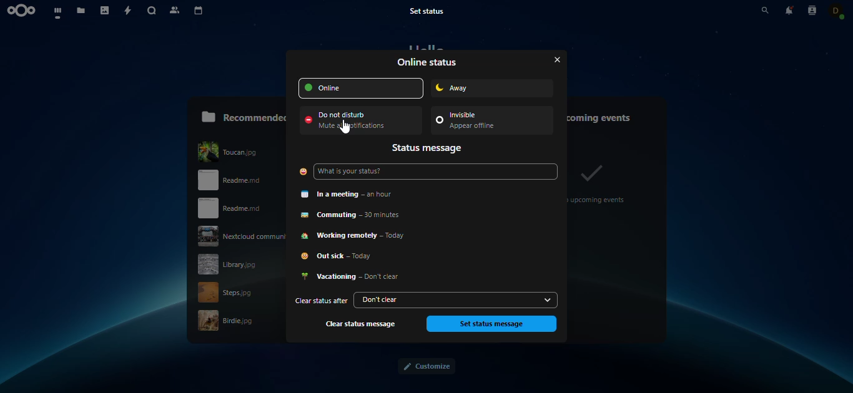 Image resolution: width=853 pixels, height=393 pixels. What do you see at coordinates (359, 236) in the screenshot?
I see `working remotely` at bounding box center [359, 236].